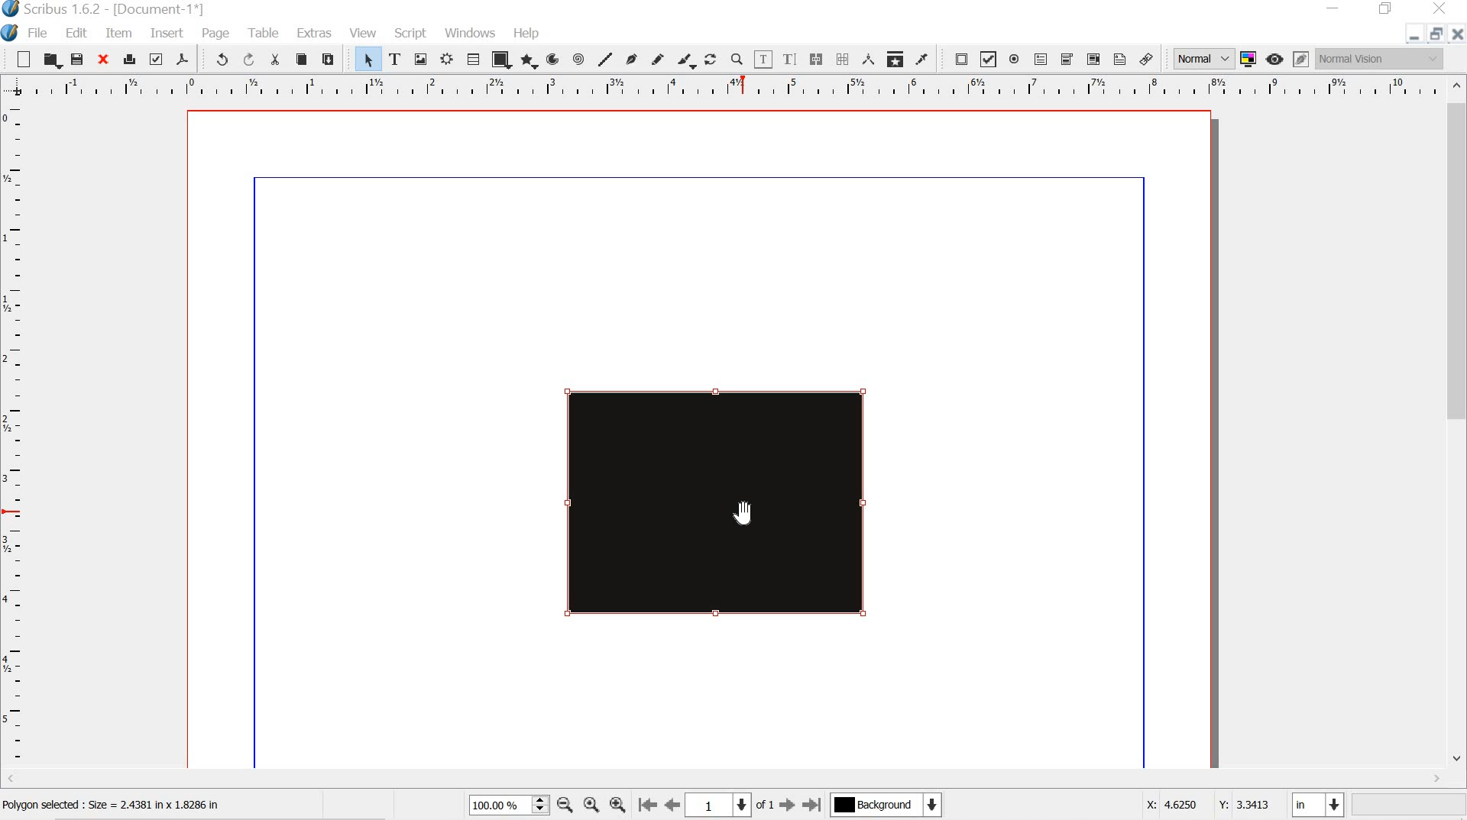 Image resolution: width=1467 pixels, height=820 pixels. Describe the element at coordinates (1412, 37) in the screenshot. I see `minimize` at that location.